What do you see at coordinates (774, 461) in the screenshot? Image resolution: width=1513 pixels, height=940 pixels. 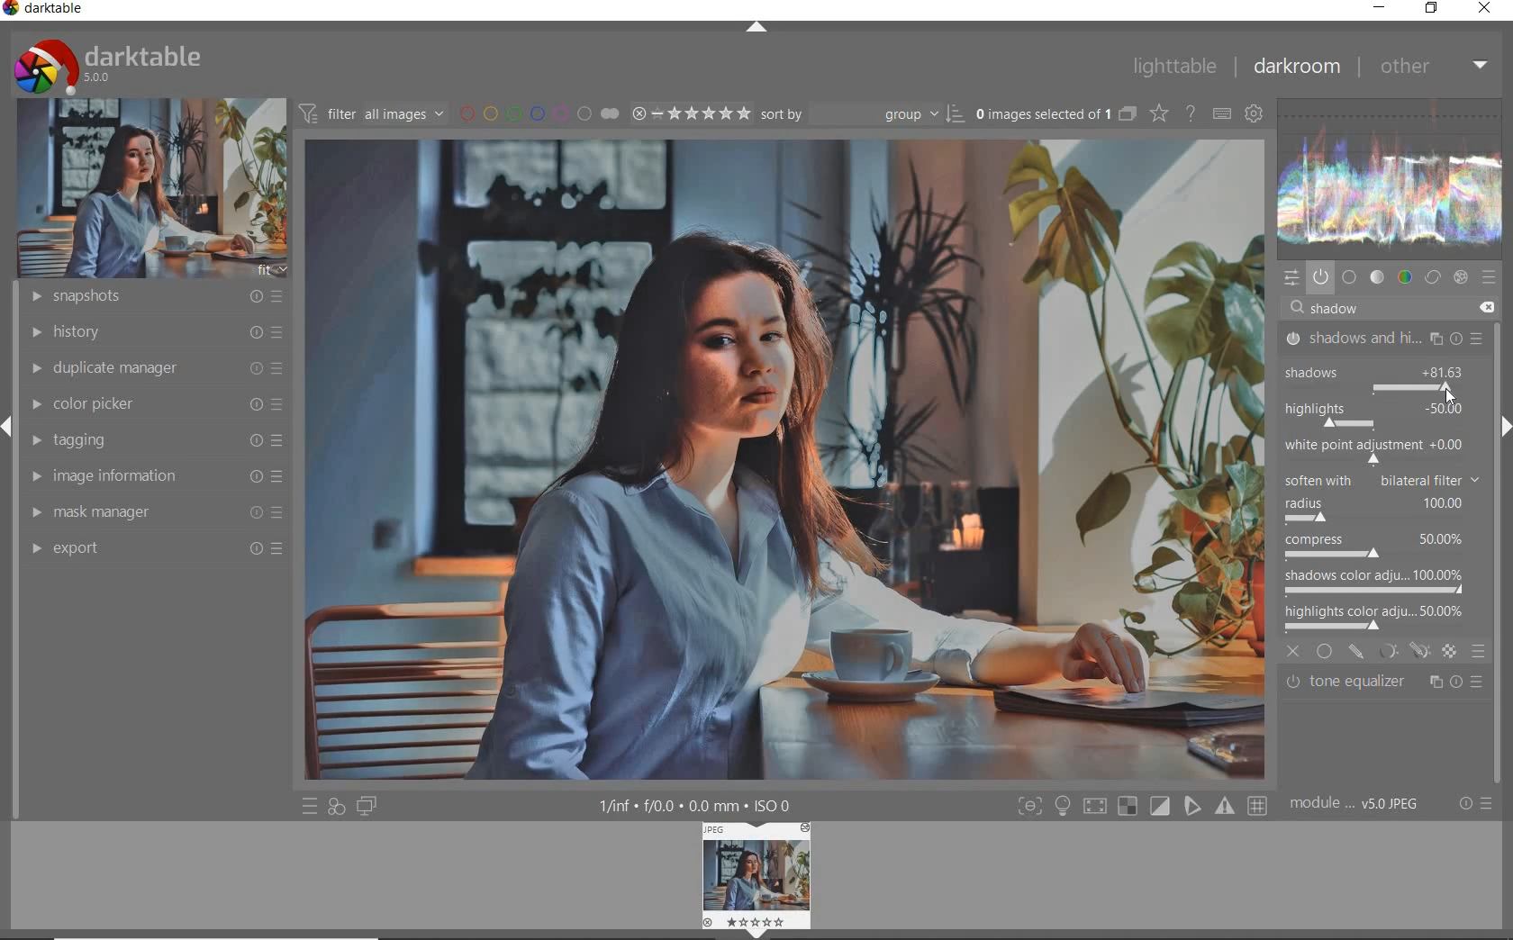 I see `selected image` at bounding box center [774, 461].